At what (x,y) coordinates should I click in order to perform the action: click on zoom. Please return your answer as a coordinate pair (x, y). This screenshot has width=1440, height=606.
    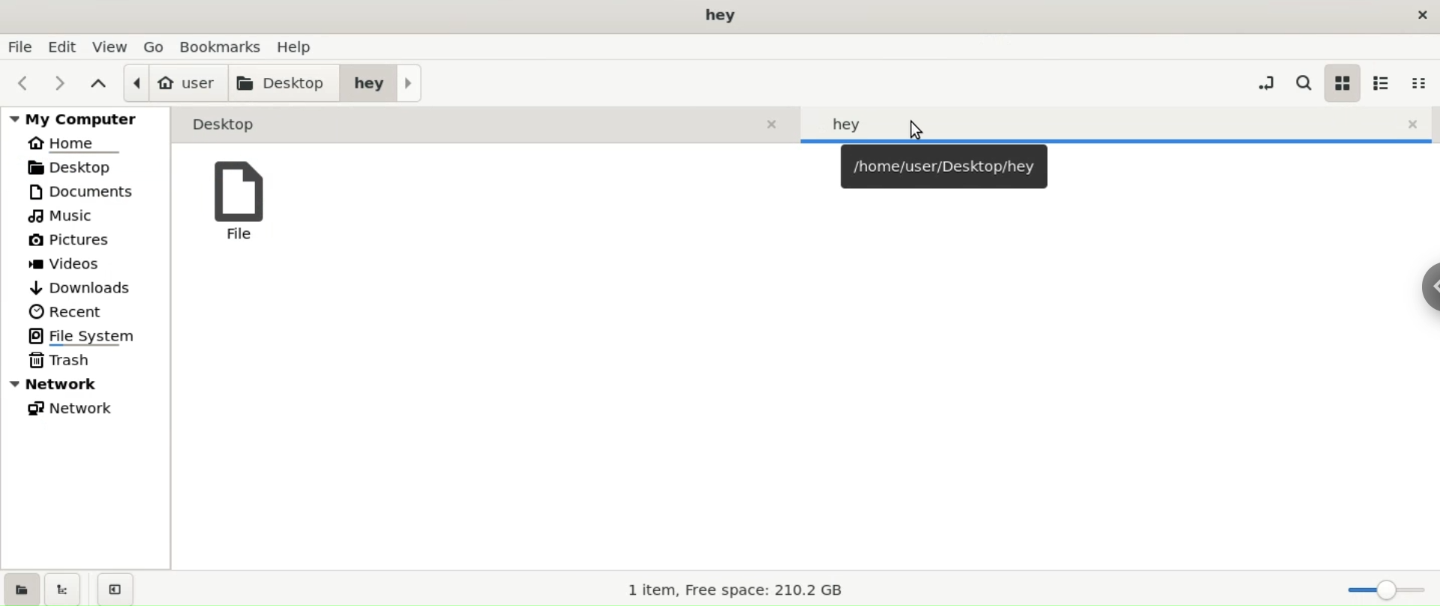
    Looking at the image, I should click on (1382, 590).